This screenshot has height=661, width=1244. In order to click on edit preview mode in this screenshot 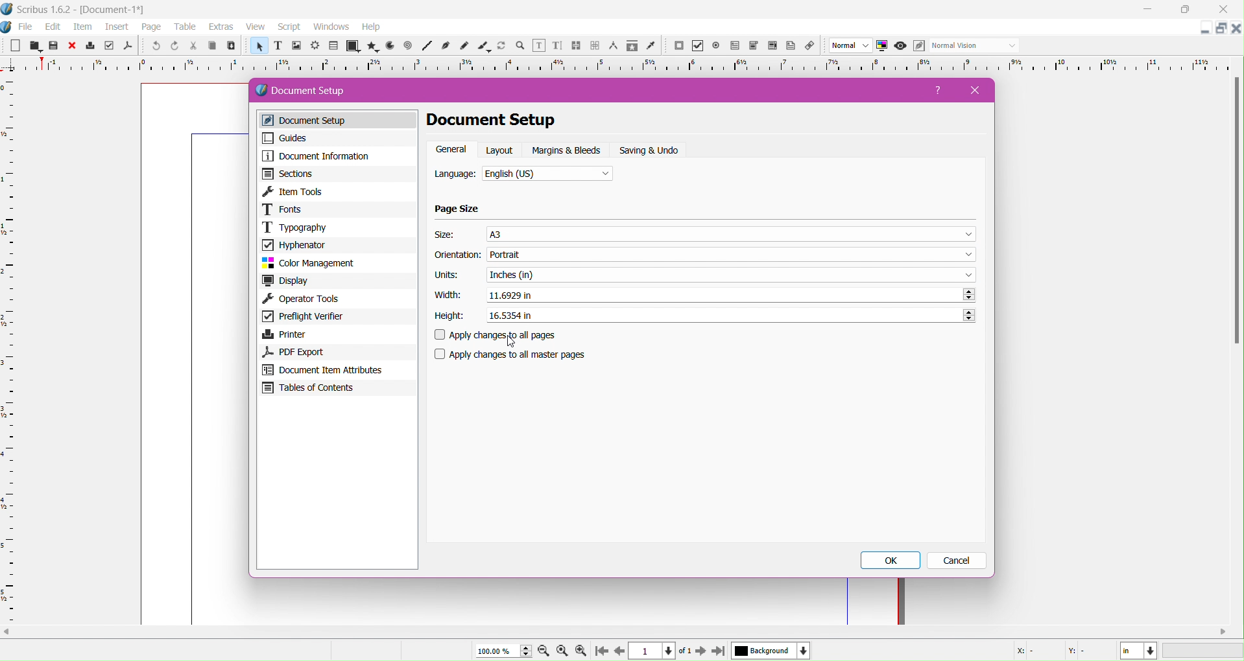, I will do `click(918, 46)`.